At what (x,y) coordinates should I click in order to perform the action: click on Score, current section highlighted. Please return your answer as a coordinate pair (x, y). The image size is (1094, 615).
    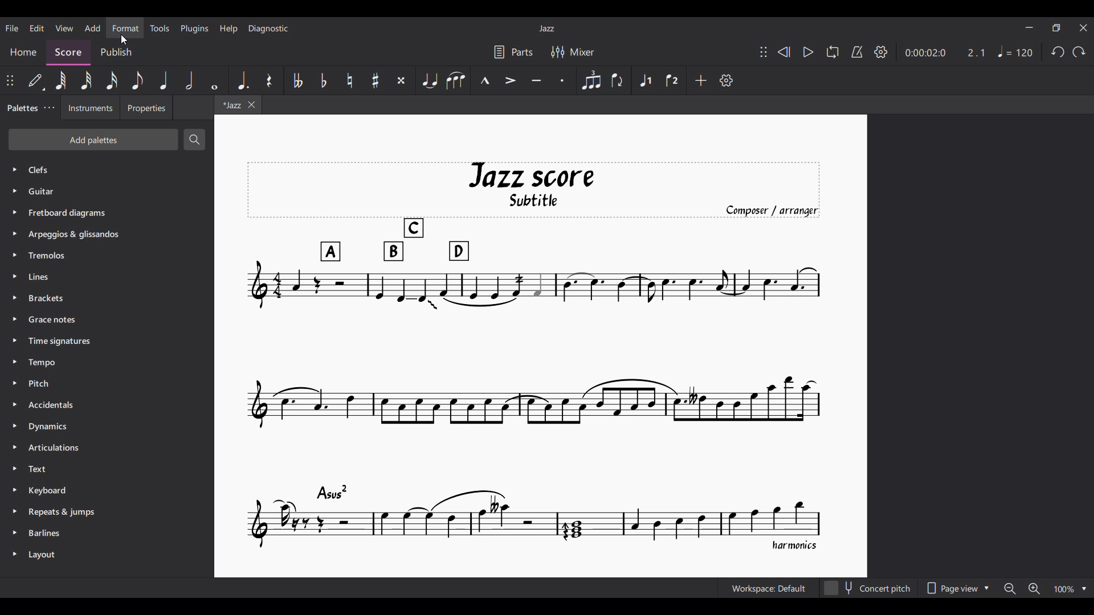
    Looking at the image, I should click on (68, 50).